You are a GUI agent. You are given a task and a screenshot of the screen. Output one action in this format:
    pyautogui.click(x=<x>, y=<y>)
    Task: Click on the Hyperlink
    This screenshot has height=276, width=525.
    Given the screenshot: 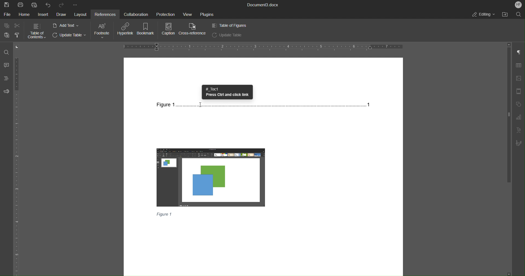 What is the action you would take?
    pyautogui.click(x=126, y=30)
    